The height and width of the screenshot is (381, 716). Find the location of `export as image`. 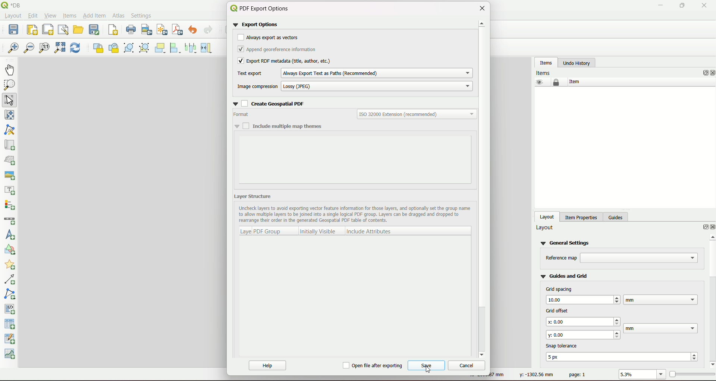

export as image is located at coordinates (147, 30).